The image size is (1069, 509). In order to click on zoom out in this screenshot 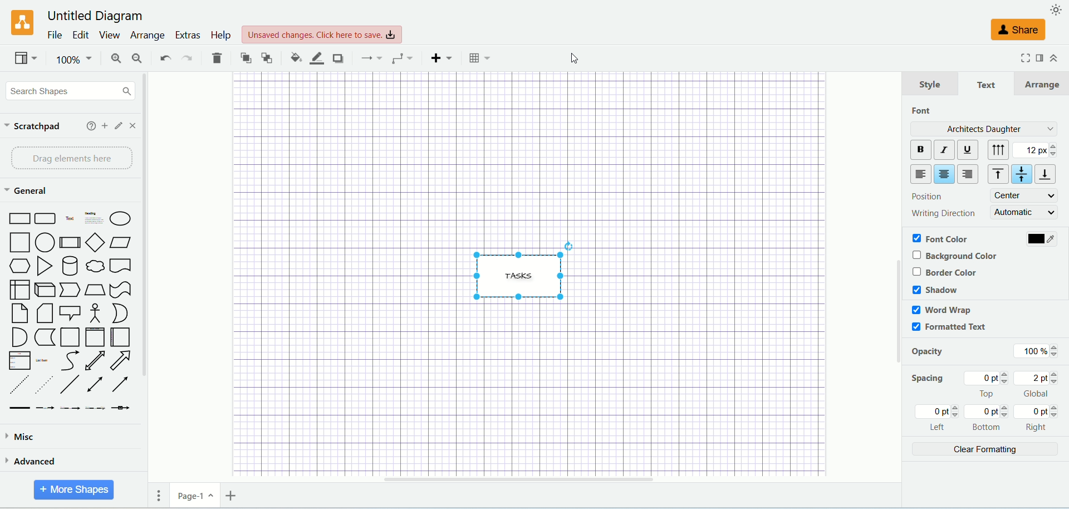, I will do `click(135, 58)`.